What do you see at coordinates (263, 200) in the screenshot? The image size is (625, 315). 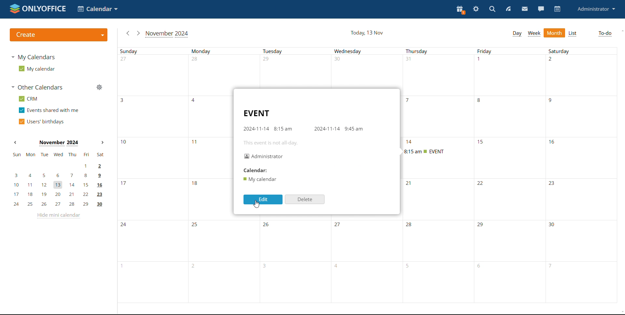 I see `edit` at bounding box center [263, 200].